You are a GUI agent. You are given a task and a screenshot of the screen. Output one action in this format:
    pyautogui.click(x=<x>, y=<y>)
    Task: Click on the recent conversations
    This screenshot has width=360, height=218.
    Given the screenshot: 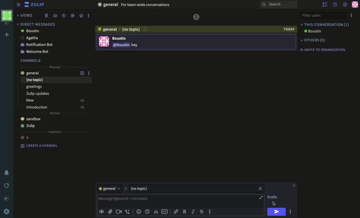 What is the action you would take?
    pyautogui.click(x=64, y=16)
    